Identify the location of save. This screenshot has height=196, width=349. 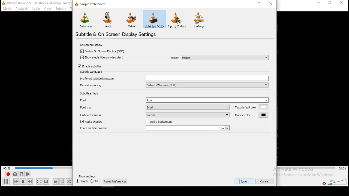
(244, 181).